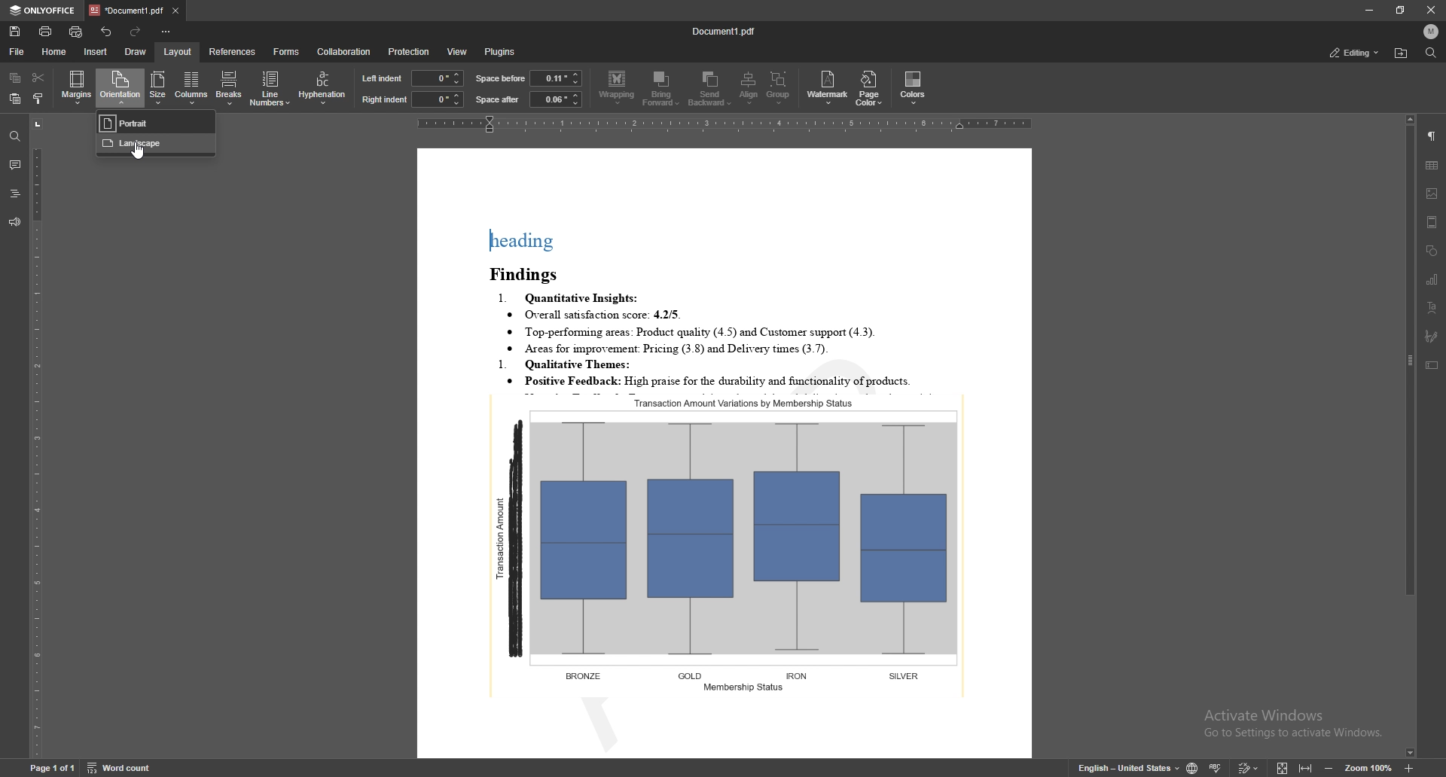 The height and width of the screenshot is (777, 1446). What do you see at coordinates (1249, 767) in the screenshot?
I see `track changes` at bounding box center [1249, 767].